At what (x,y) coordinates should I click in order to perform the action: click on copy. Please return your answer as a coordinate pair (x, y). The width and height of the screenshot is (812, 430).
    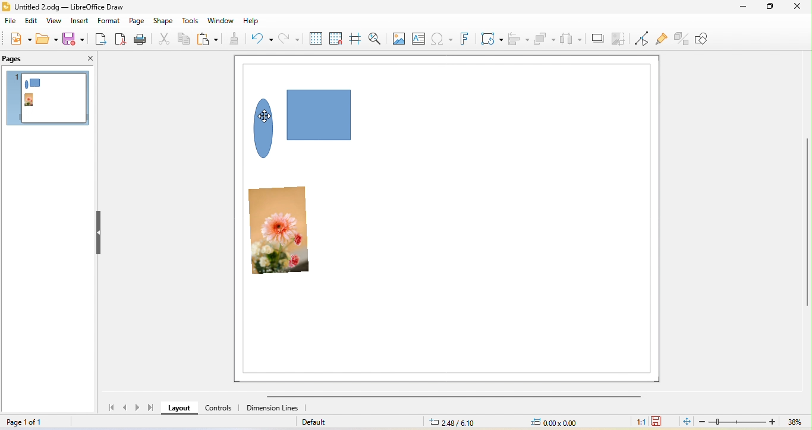
    Looking at the image, I should click on (184, 40).